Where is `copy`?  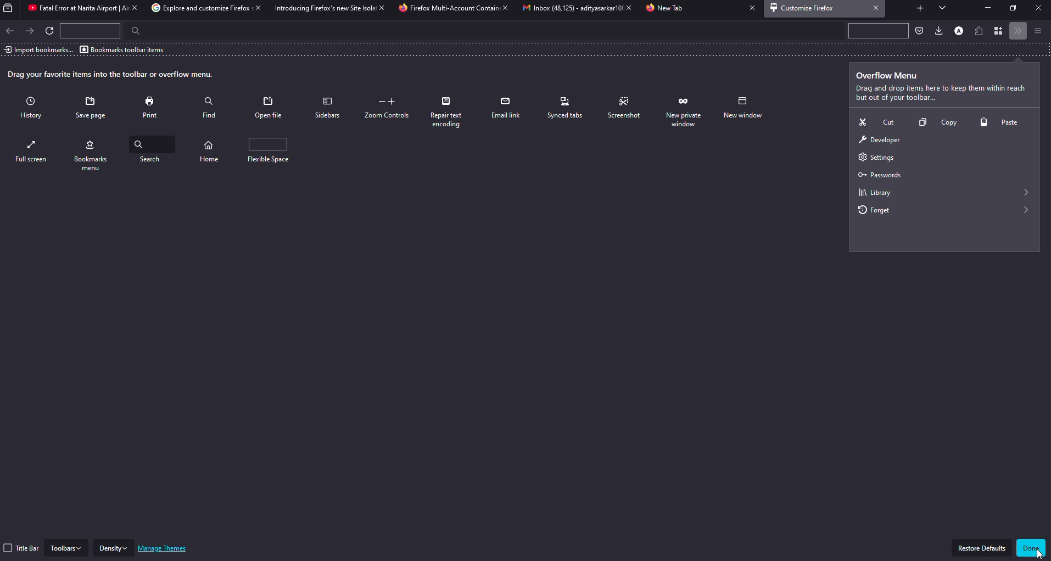 copy is located at coordinates (934, 124).